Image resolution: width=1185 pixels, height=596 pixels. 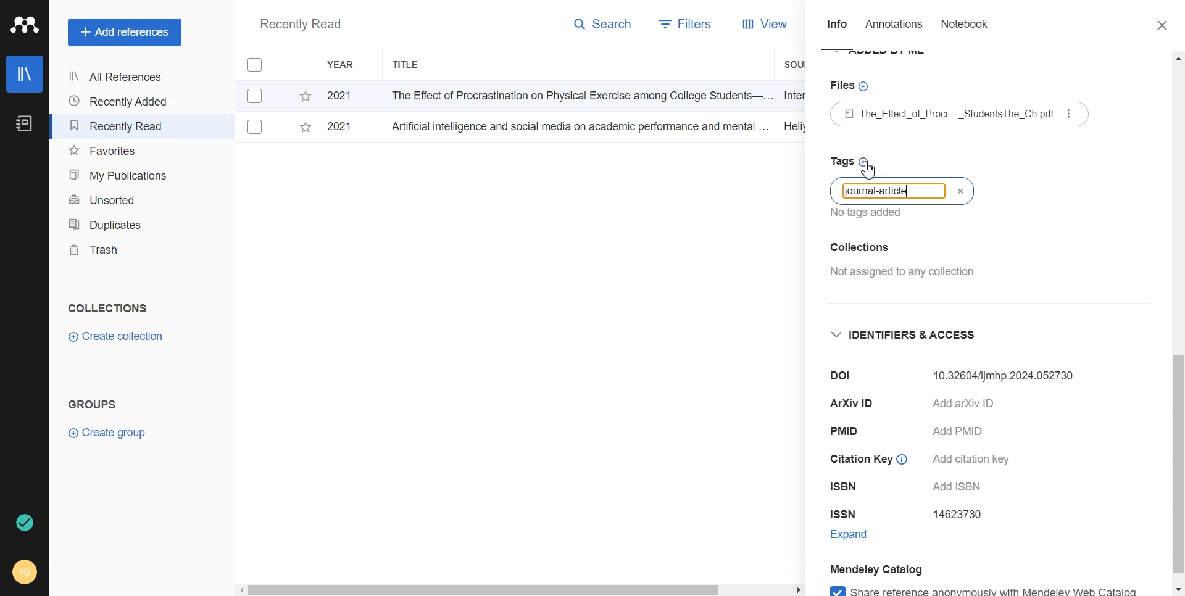 What do you see at coordinates (1070, 114) in the screenshot?
I see `More` at bounding box center [1070, 114].